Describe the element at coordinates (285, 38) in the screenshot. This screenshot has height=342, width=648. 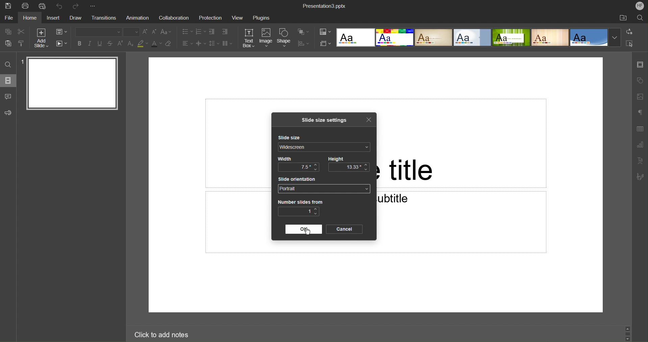
I see `Shape` at that location.